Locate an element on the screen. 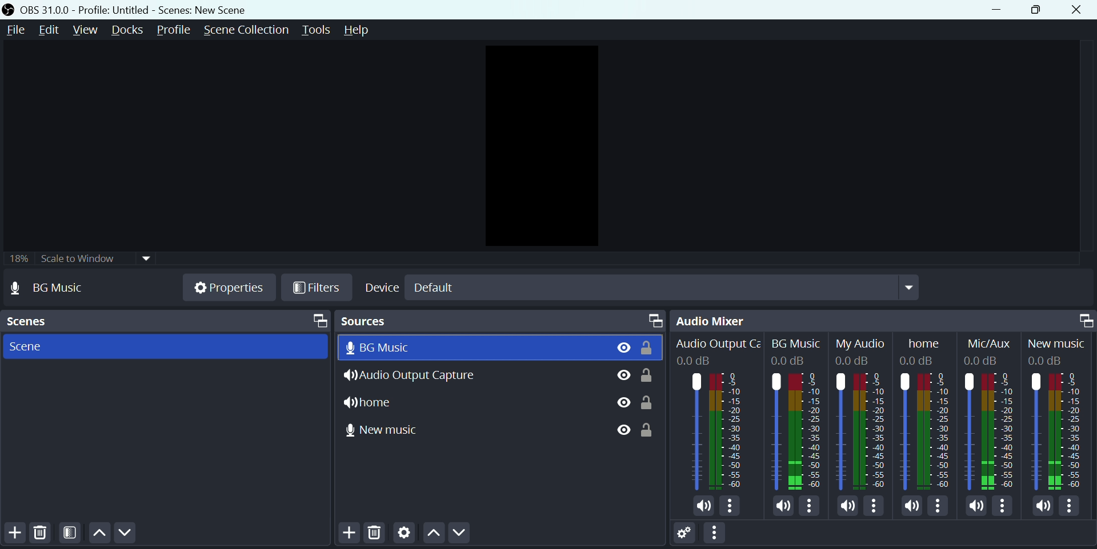  maximize is located at coordinates (654, 318).